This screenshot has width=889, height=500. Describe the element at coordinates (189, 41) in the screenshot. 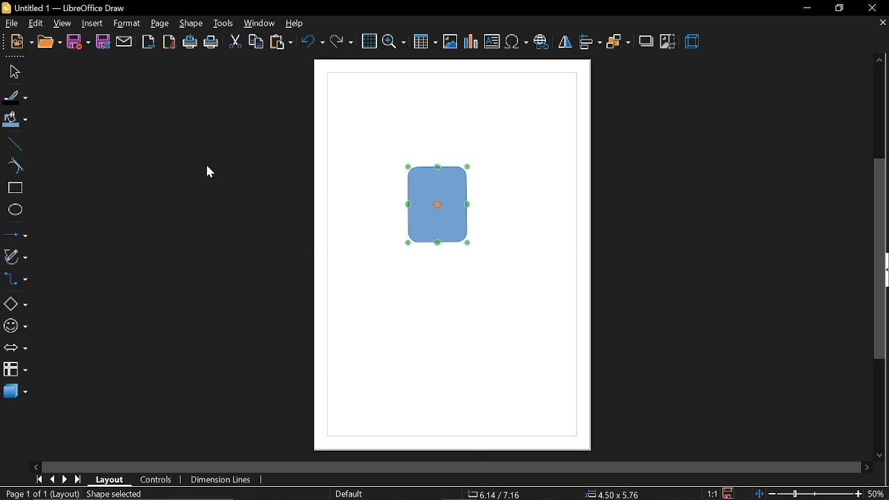

I see `print directly` at that location.